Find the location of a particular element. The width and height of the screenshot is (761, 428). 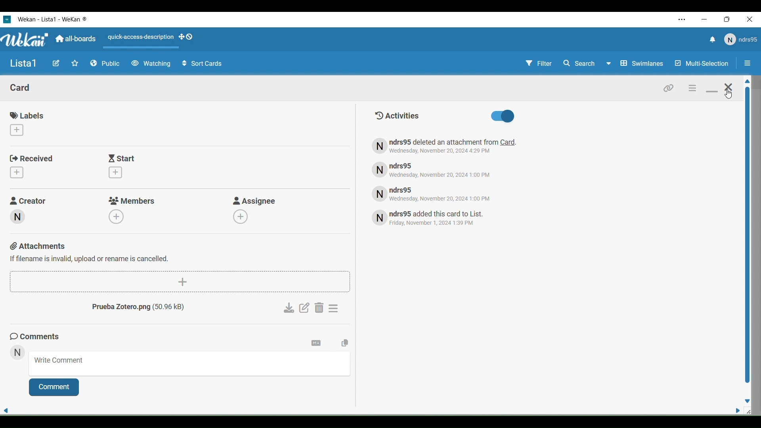

Comment is located at coordinates (54, 387).